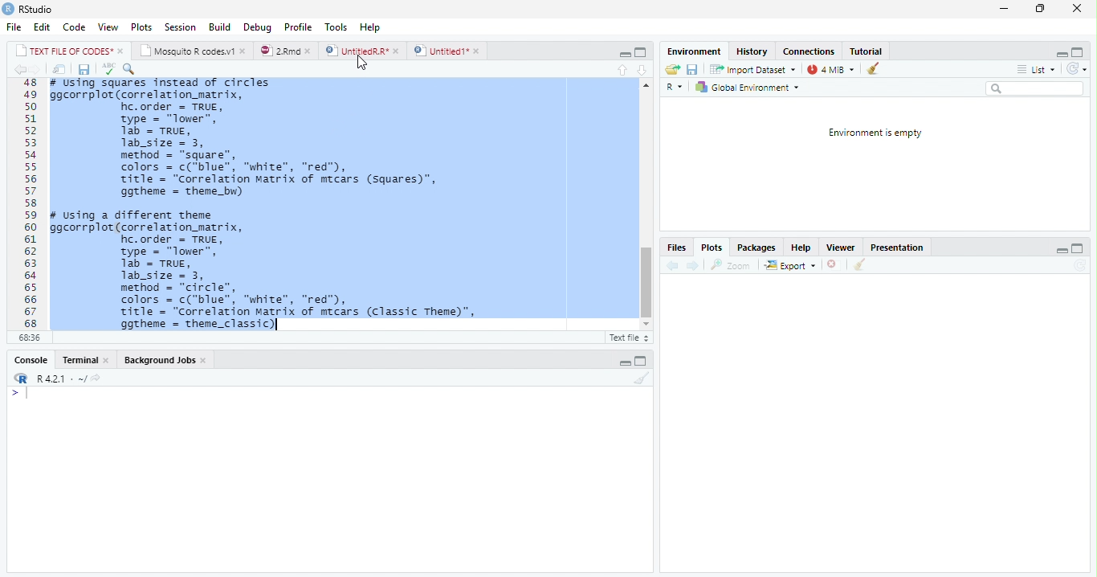 This screenshot has width=1097, height=577. Describe the element at coordinates (673, 86) in the screenshot. I see `R` at that location.